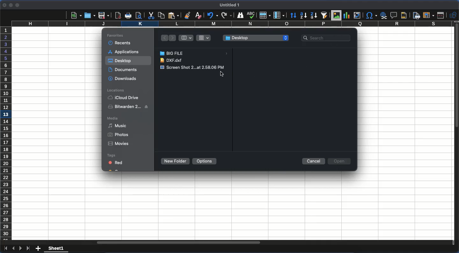 Image resolution: width=459 pixels, height=253 pixels. I want to click on vertical scroll bar, so click(456, 76).